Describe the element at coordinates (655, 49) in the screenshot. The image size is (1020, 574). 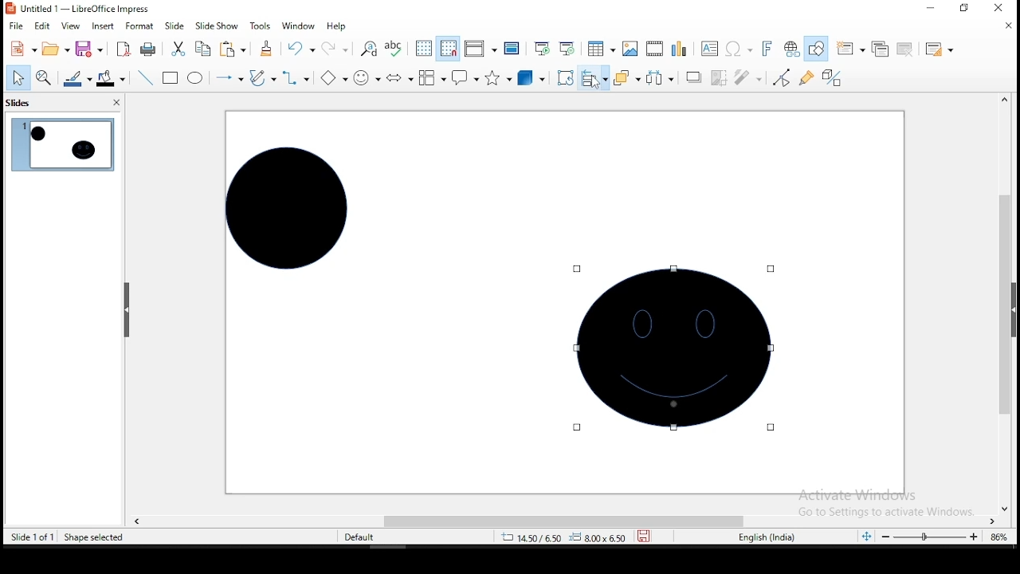
I see `insert video` at that location.